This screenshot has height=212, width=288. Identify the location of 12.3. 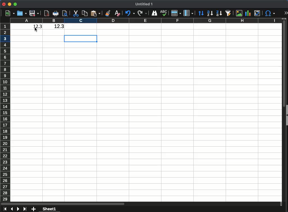
(55, 26).